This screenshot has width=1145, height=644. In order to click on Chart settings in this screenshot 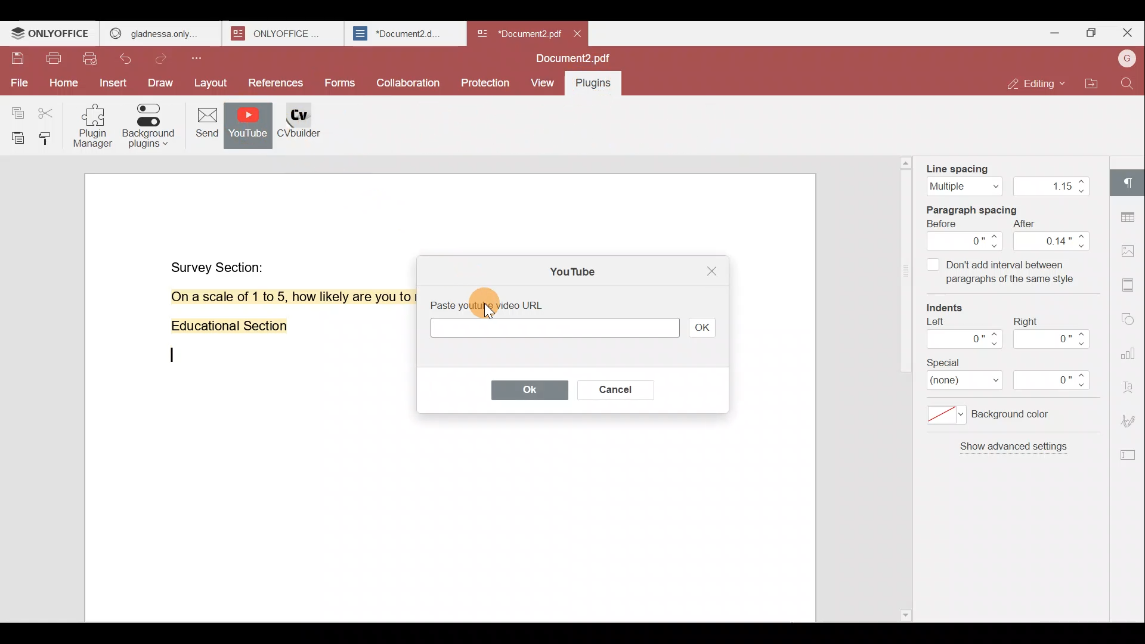, I will do `click(1131, 347)`.